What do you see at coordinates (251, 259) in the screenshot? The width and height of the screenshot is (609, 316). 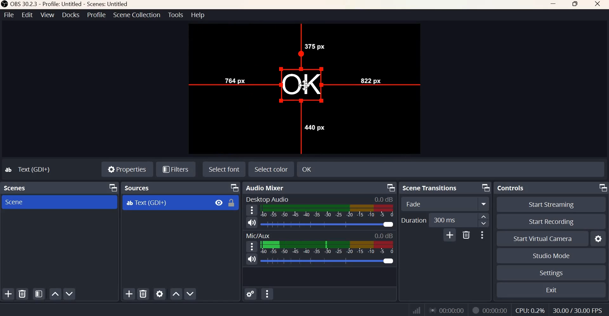 I see `Speaker Icon` at bounding box center [251, 259].